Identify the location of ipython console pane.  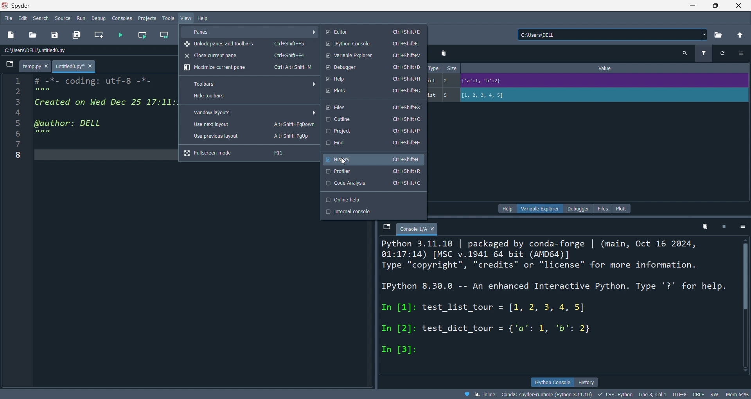
(382, 299).